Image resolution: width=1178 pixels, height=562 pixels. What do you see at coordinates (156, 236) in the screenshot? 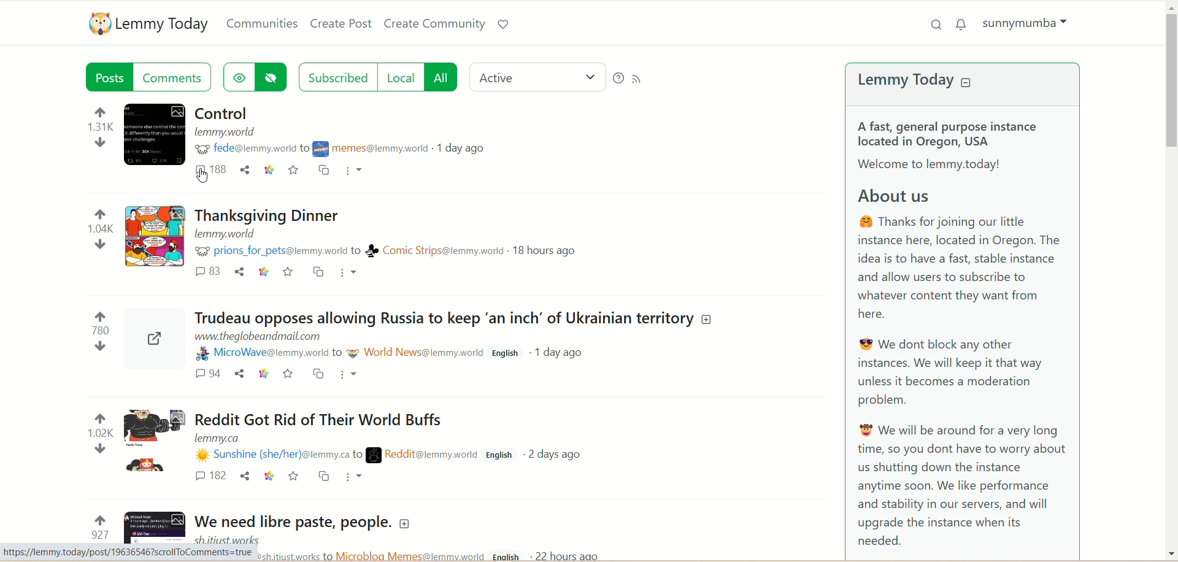
I see `Expand the post with the image details` at bounding box center [156, 236].